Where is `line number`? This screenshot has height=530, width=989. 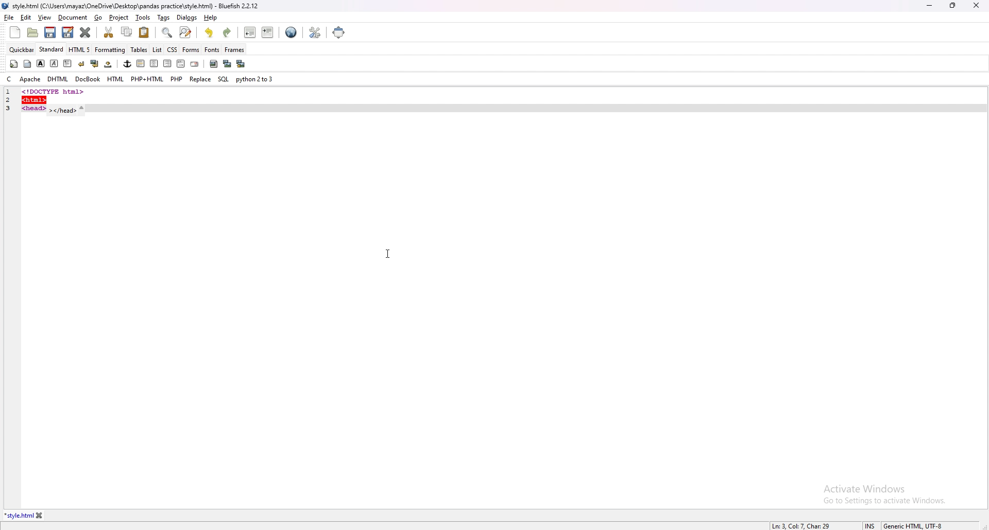
line number is located at coordinates (8, 92).